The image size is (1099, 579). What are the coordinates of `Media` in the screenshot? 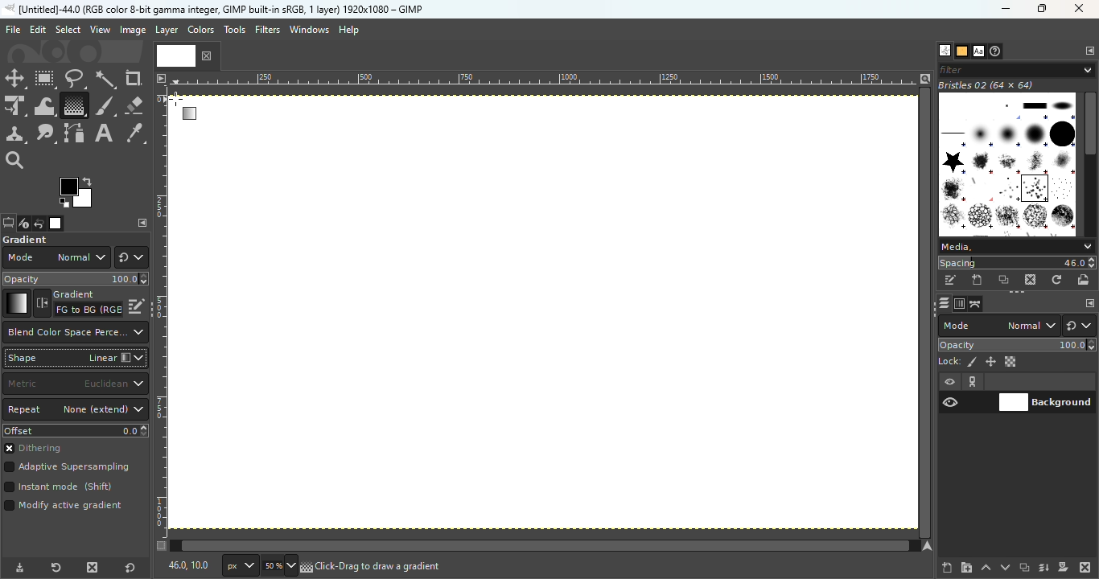 It's located at (1015, 247).